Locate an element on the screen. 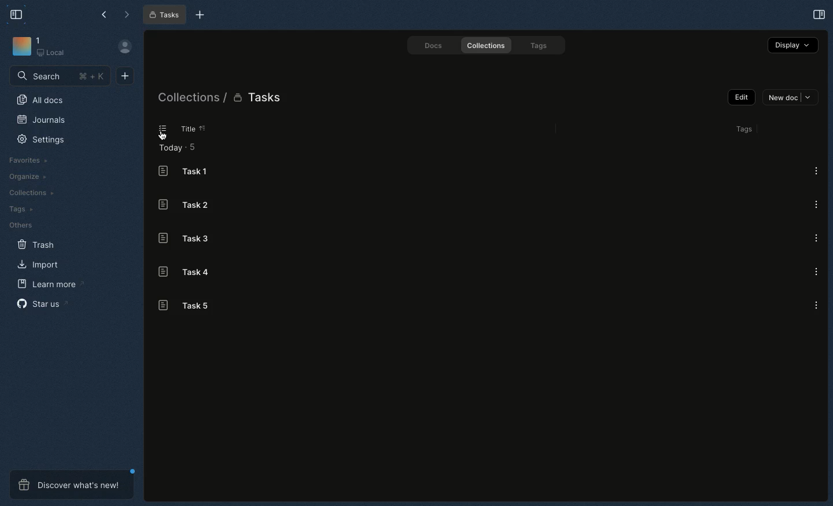 Image resolution: width=833 pixels, height=506 pixels. Collapse sidebar is located at coordinates (17, 14).